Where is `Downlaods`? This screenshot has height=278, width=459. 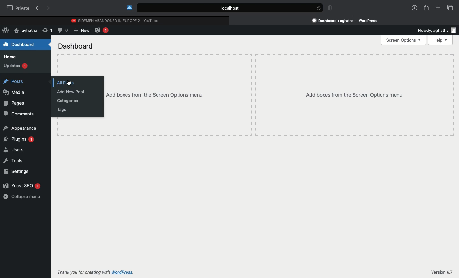
Downlaods is located at coordinates (413, 8).